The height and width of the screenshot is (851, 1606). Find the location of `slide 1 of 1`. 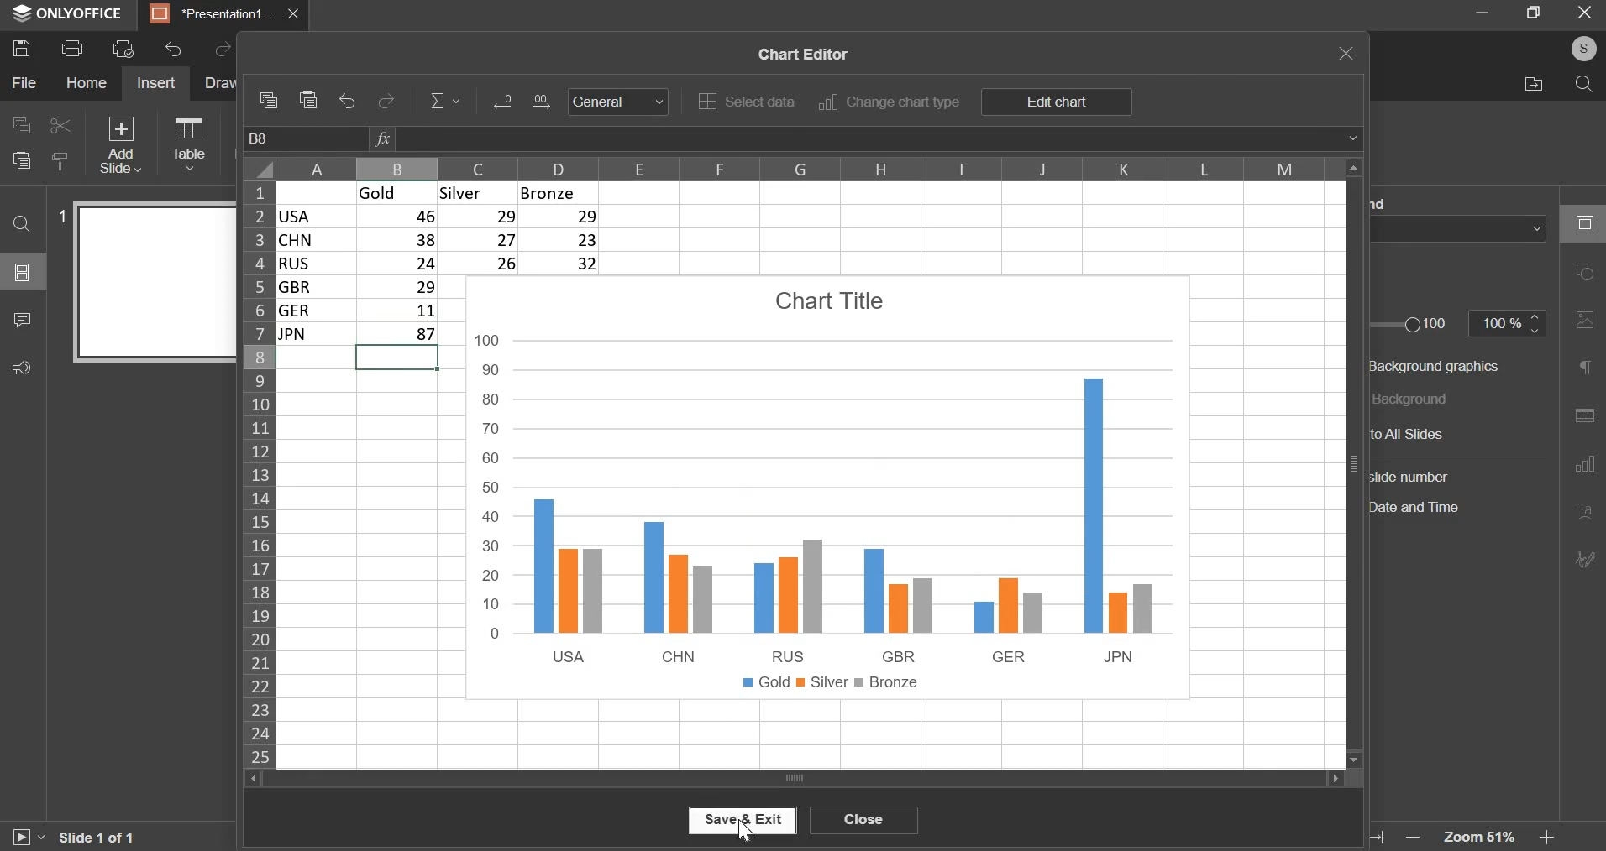

slide 1 of 1 is located at coordinates (96, 839).